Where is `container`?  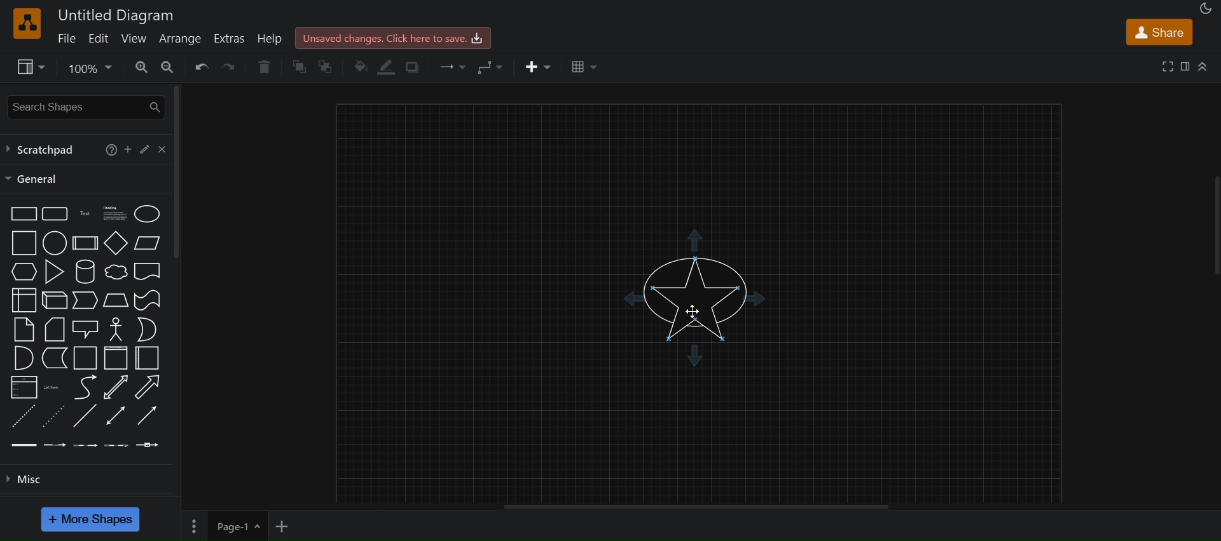 container is located at coordinates (116, 357).